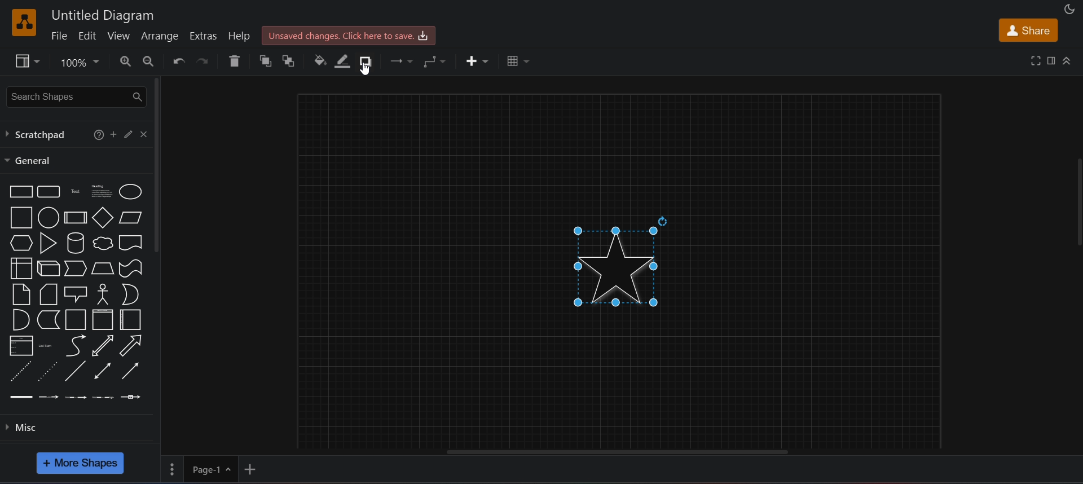  What do you see at coordinates (131, 243) in the screenshot?
I see `document` at bounding box center [131, 243].